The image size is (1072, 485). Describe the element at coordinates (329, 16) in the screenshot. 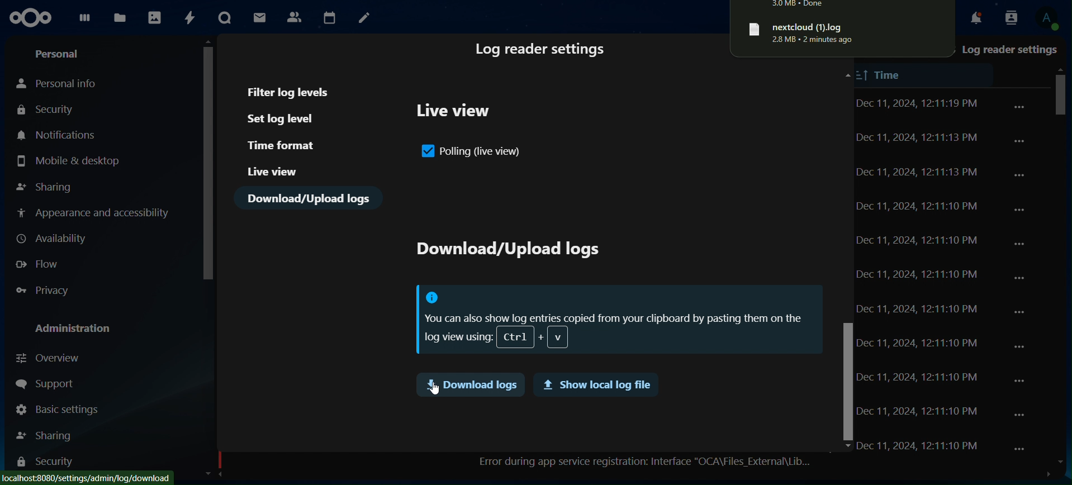

I see `calendar` at that location.